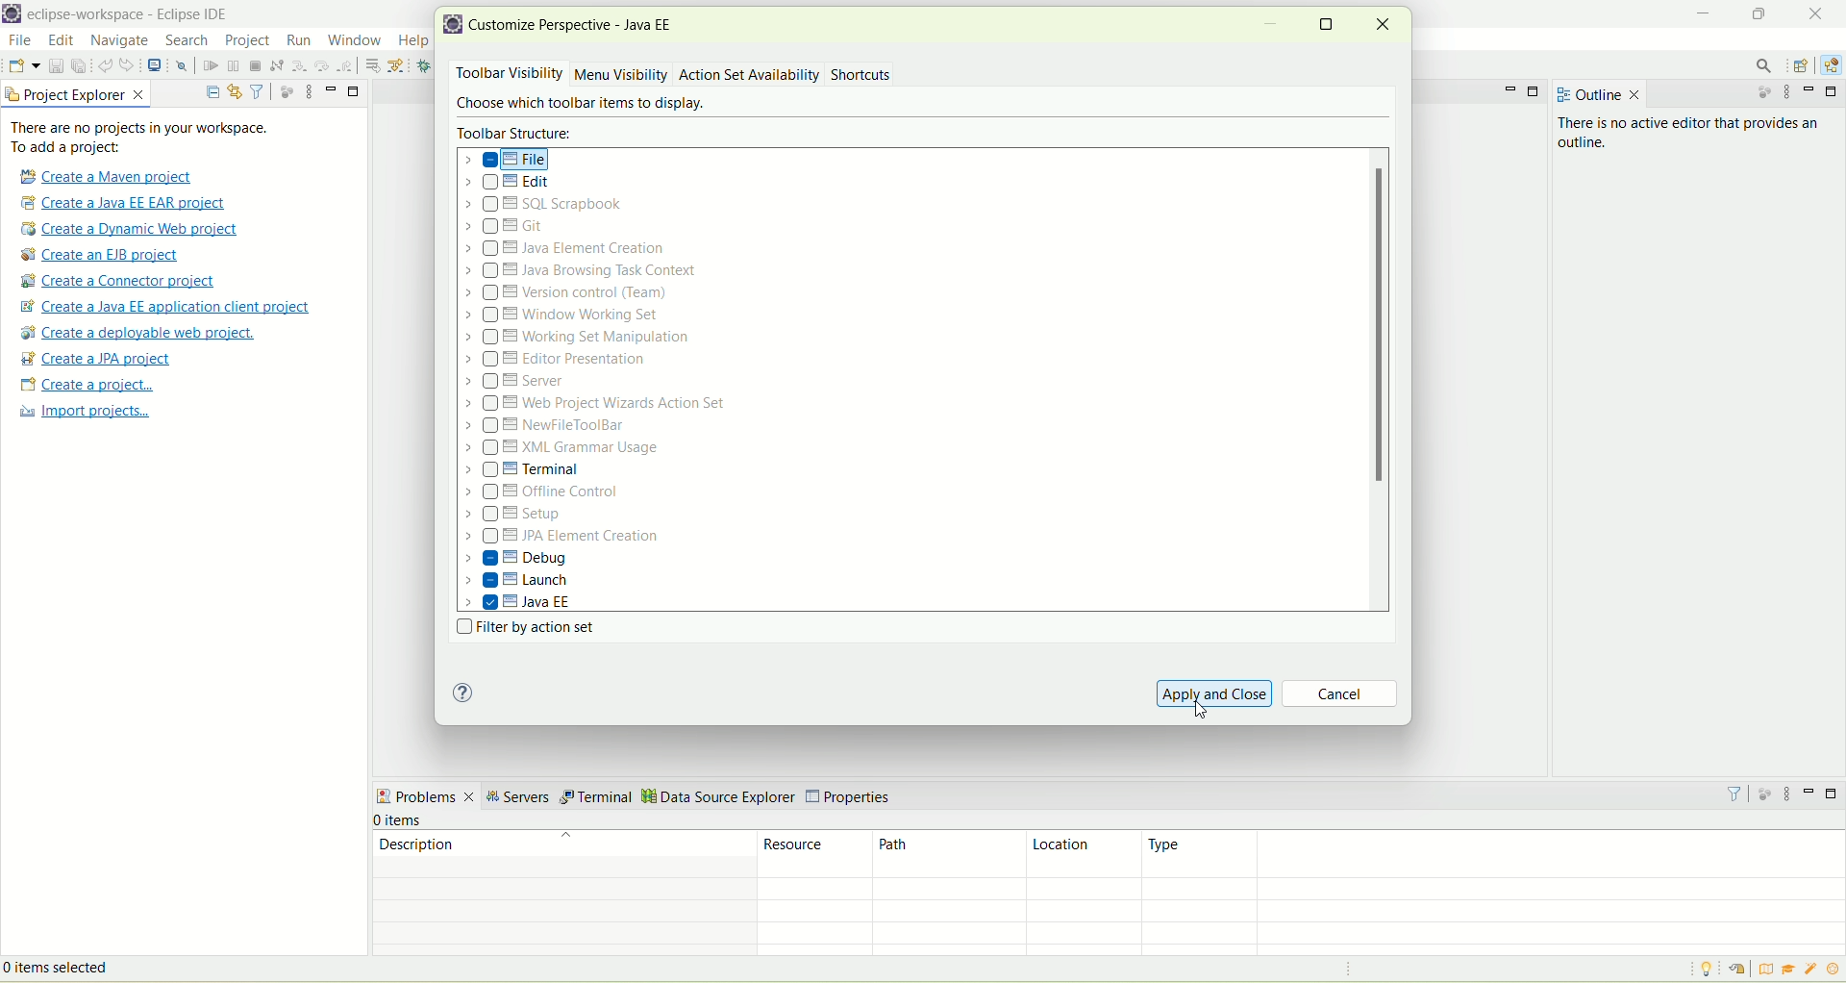 The width and height of the screenshot is (1846, 983). I want to click on maximize, so click(1833, 794).